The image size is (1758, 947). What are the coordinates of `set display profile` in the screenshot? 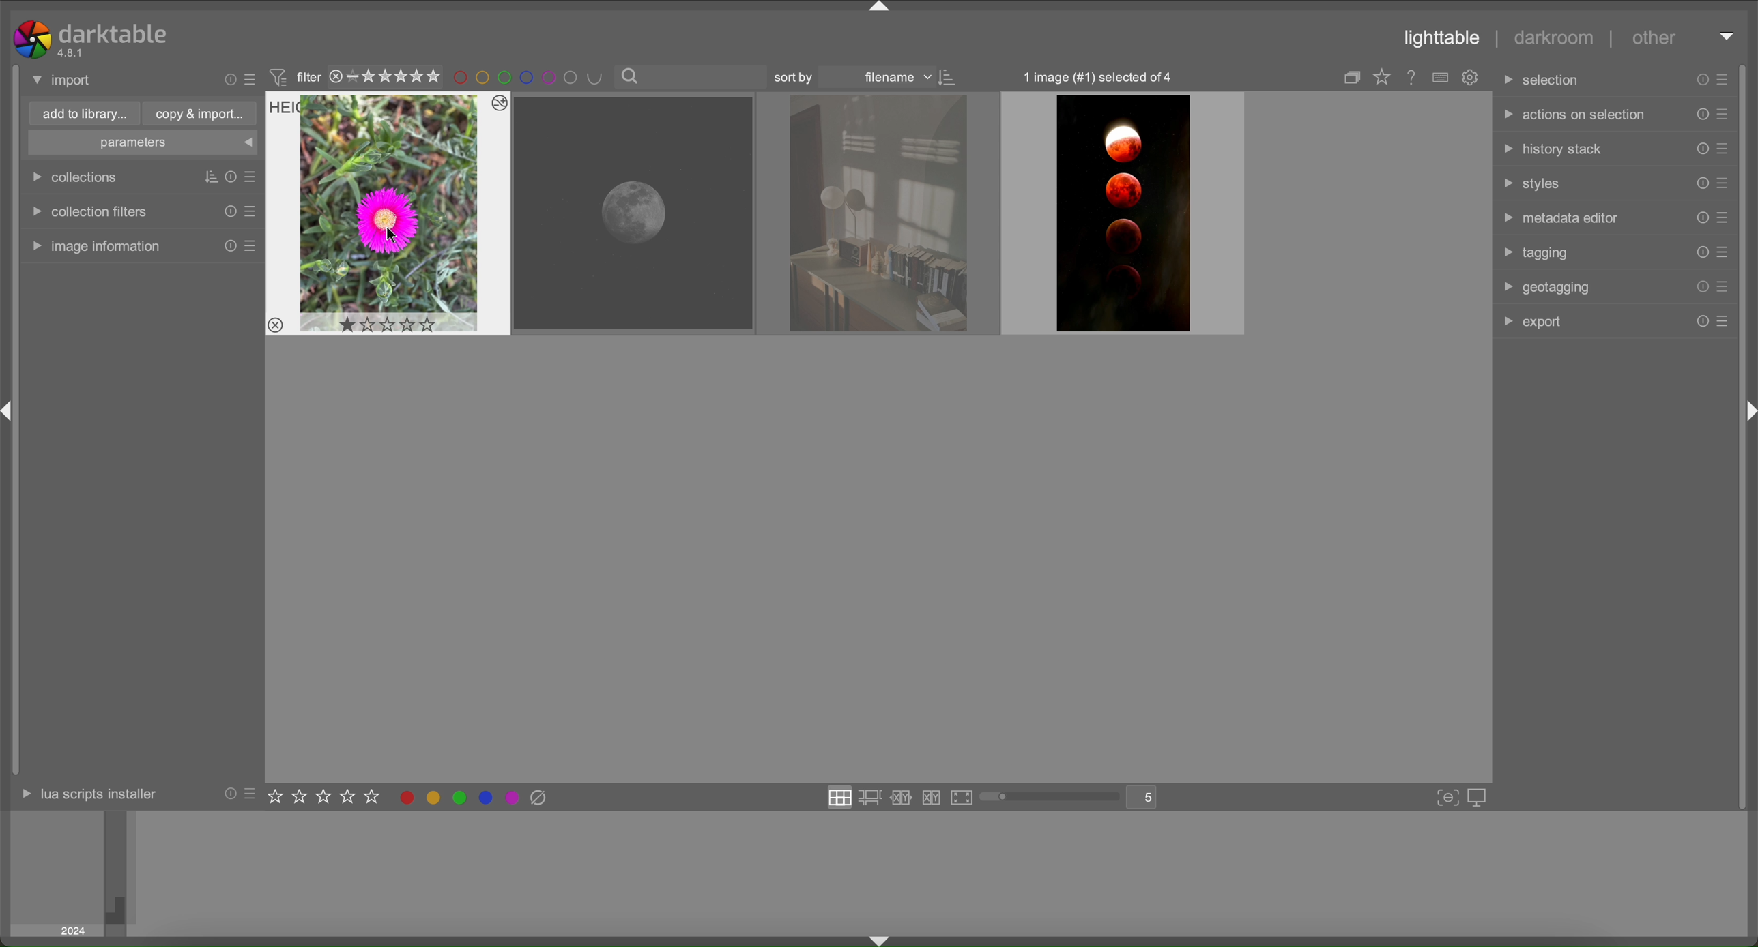 It's located at (1479, 796).